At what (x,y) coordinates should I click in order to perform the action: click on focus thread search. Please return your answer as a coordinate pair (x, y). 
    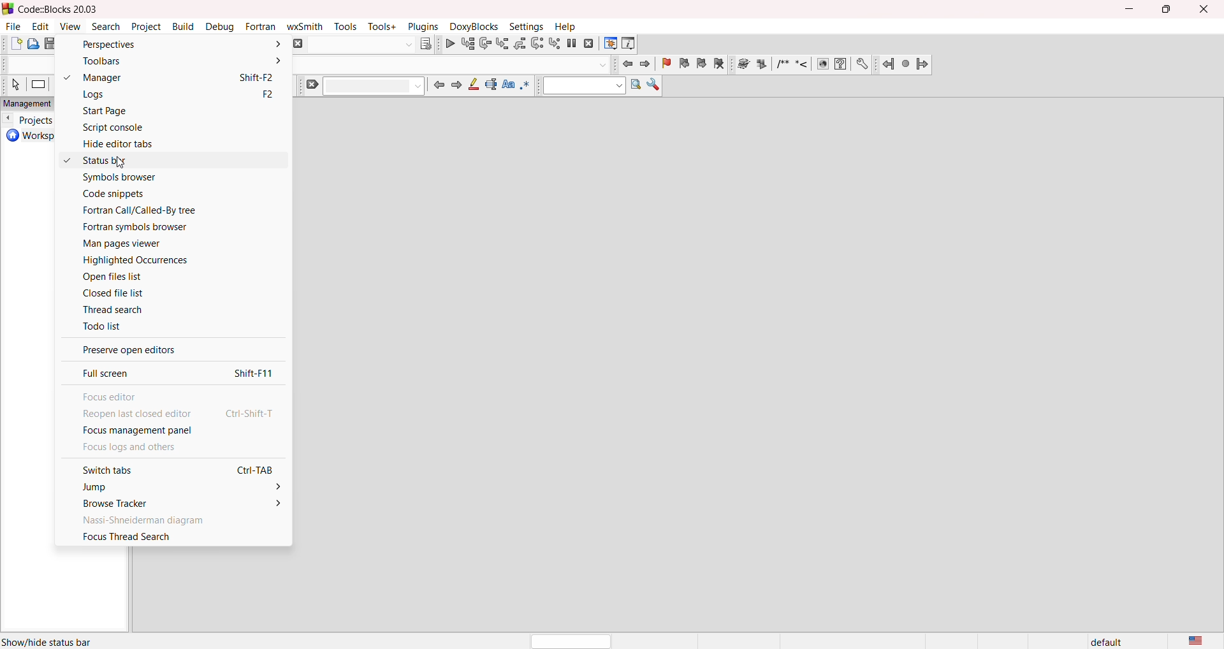
    Looking at the image, I should click on (173, 539).